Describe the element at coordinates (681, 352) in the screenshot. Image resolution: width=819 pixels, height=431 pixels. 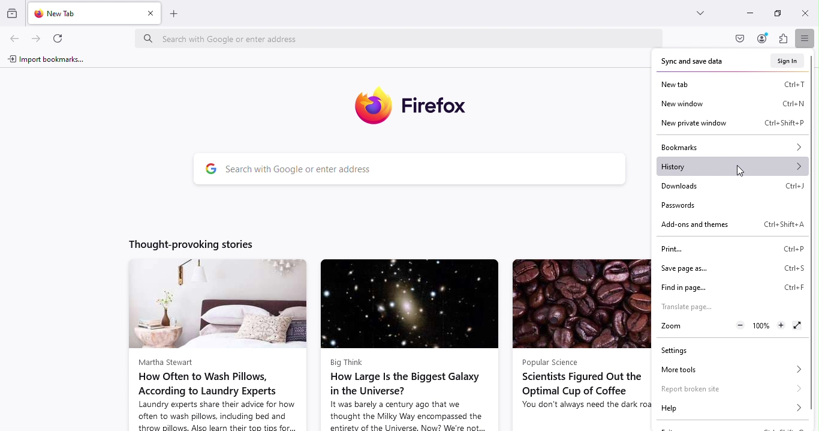
I see `Settings` at that location.